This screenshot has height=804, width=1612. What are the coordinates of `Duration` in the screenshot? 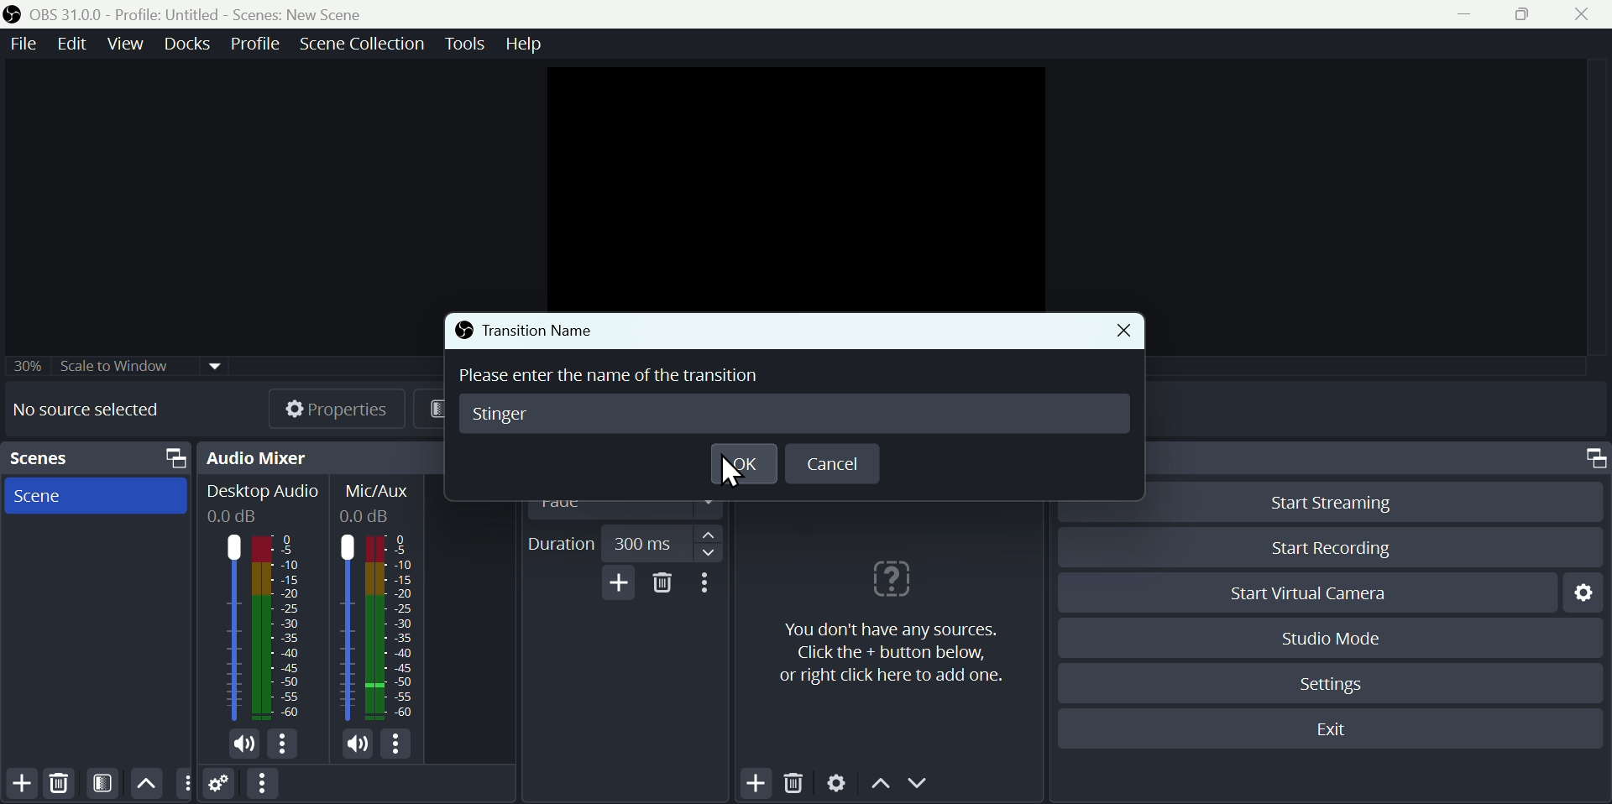 It's located at (563, 544).